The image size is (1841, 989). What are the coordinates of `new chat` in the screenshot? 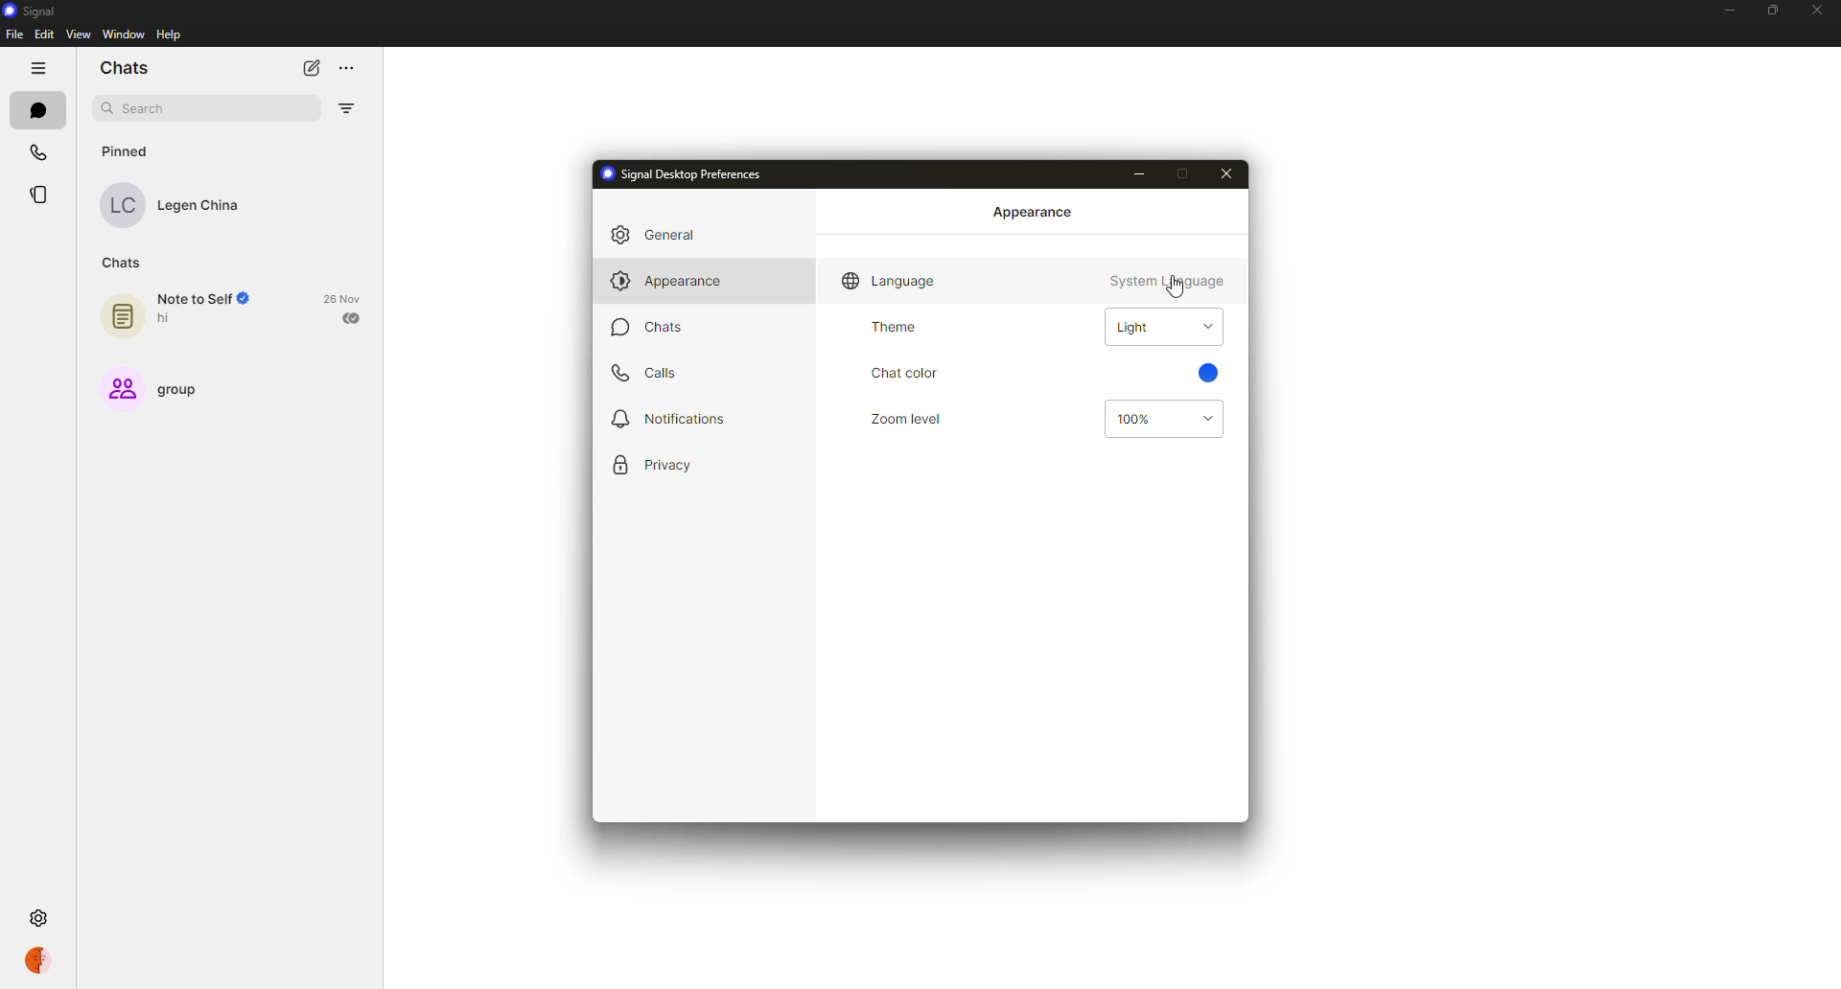 It's located at (312, 69).